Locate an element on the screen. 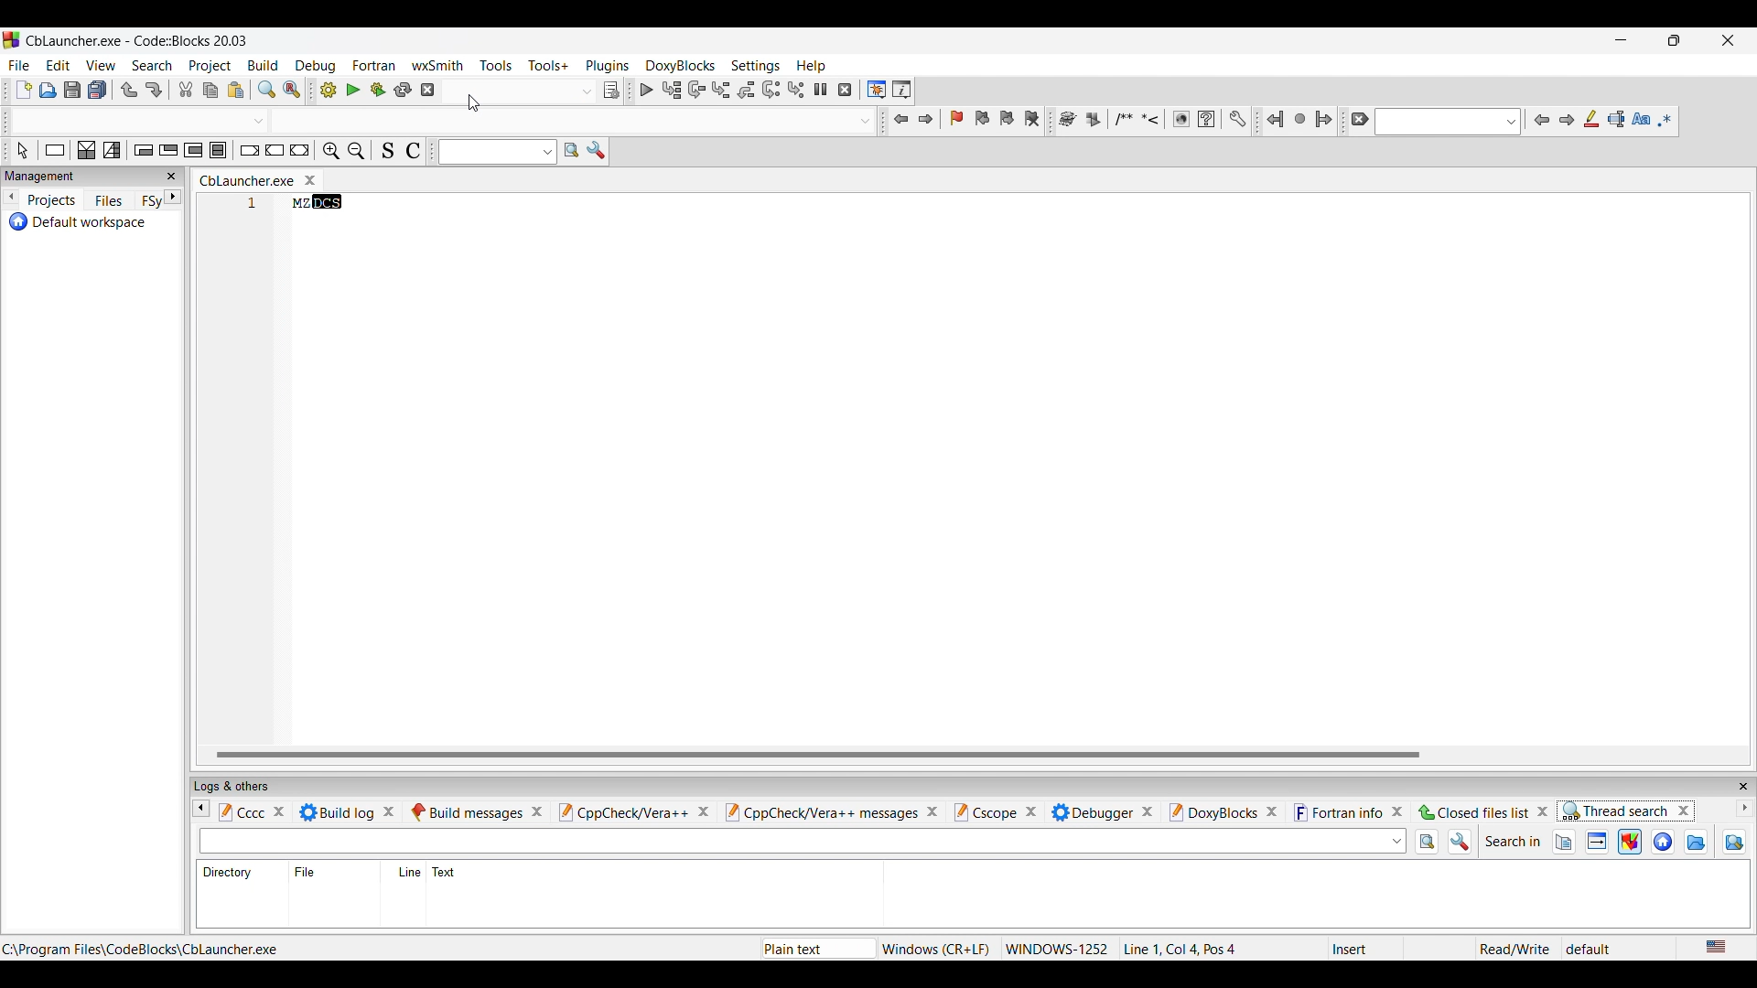 This screenshot has height=988, width=1757. Block instruction is located at coordinates (219, 150).